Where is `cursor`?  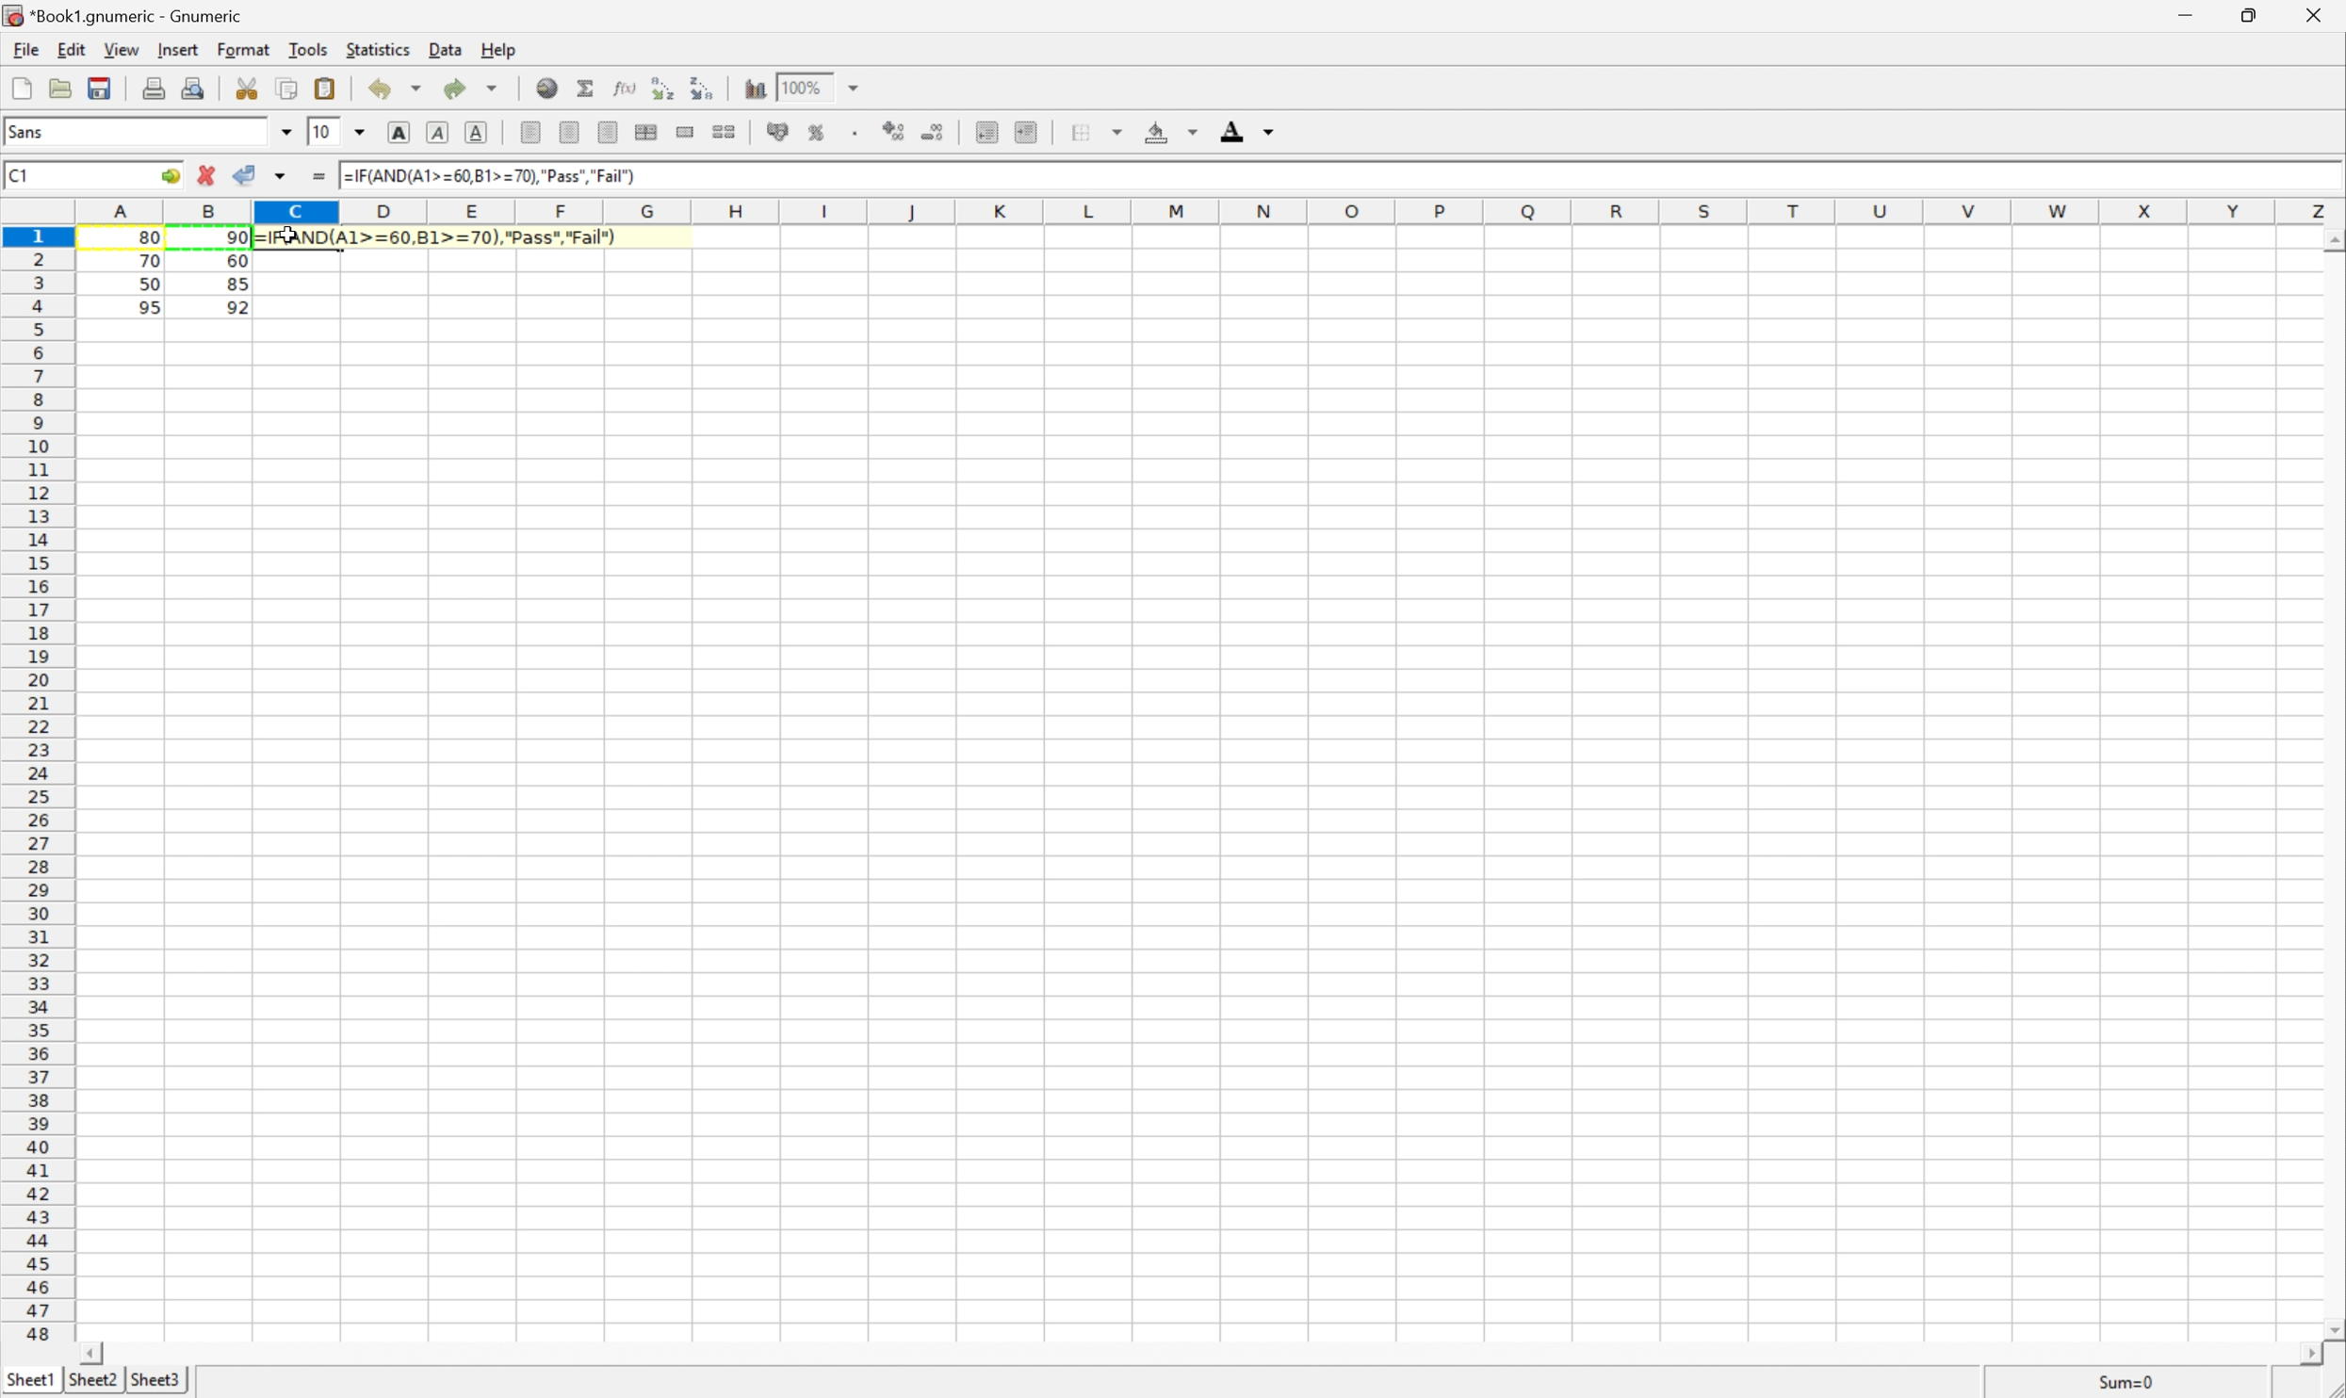
cursor is located at coordinates (289, 236).